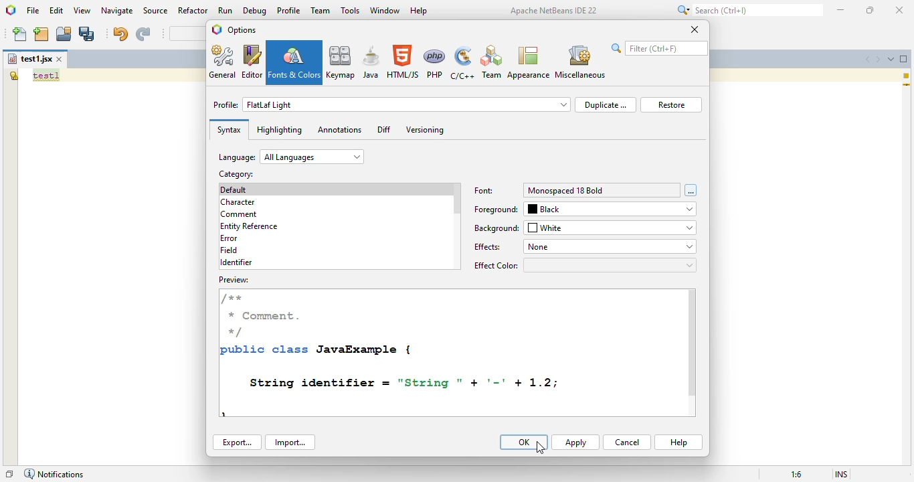 Image resolution: width=914 pixels, height=482 pixels. What do you see at coordinates (660, 48) in the screenshot?
I see `search` at bounding box center [660, 48].